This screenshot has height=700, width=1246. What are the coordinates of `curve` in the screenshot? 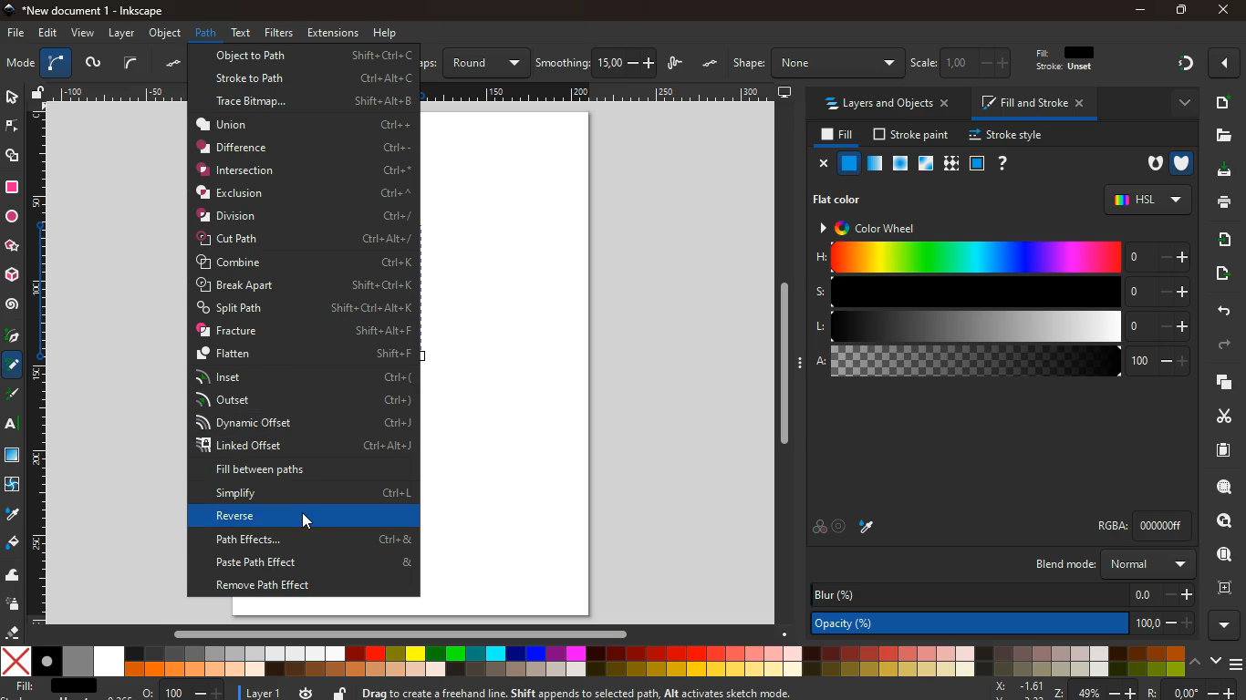 It's located at (56, 64).